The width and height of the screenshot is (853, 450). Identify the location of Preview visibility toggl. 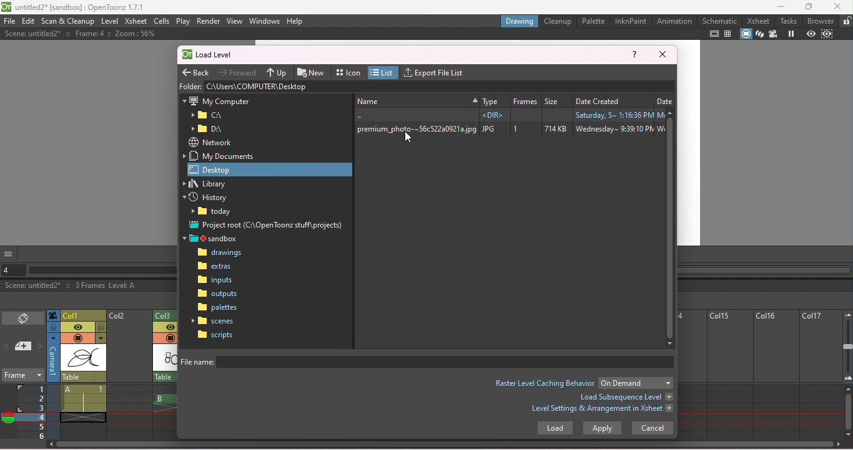
(164, 328).